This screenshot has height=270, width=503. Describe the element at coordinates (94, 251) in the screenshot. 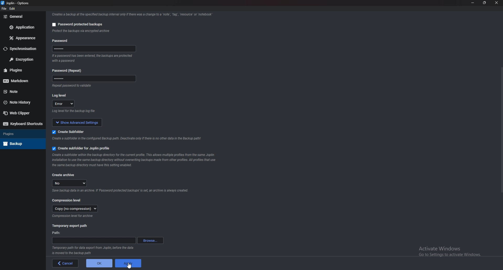

I see `Info` at that location.